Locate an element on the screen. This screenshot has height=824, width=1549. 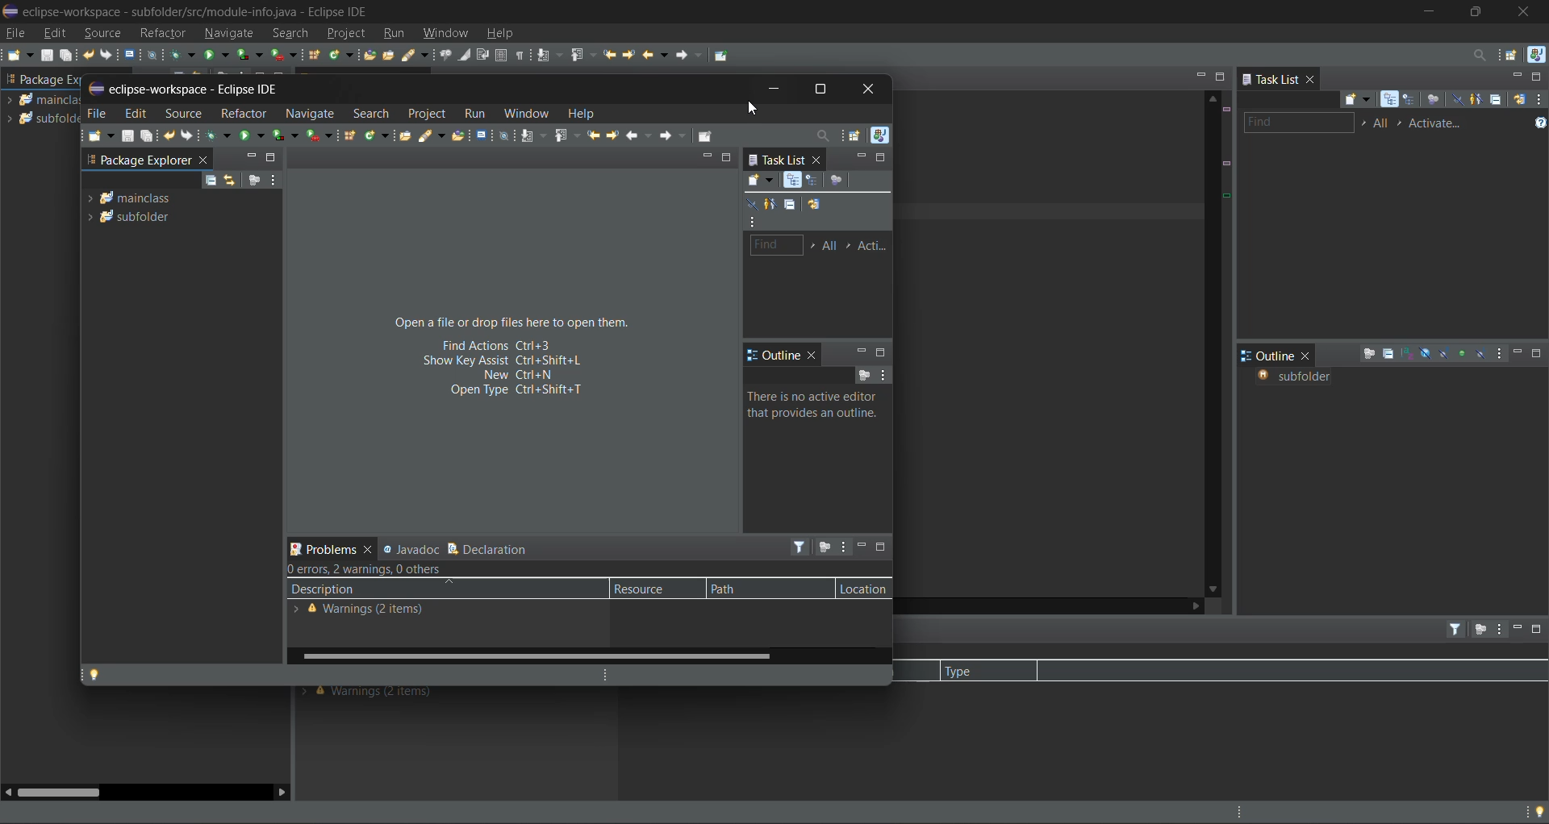
maximize is located at coordinates (884, 547).